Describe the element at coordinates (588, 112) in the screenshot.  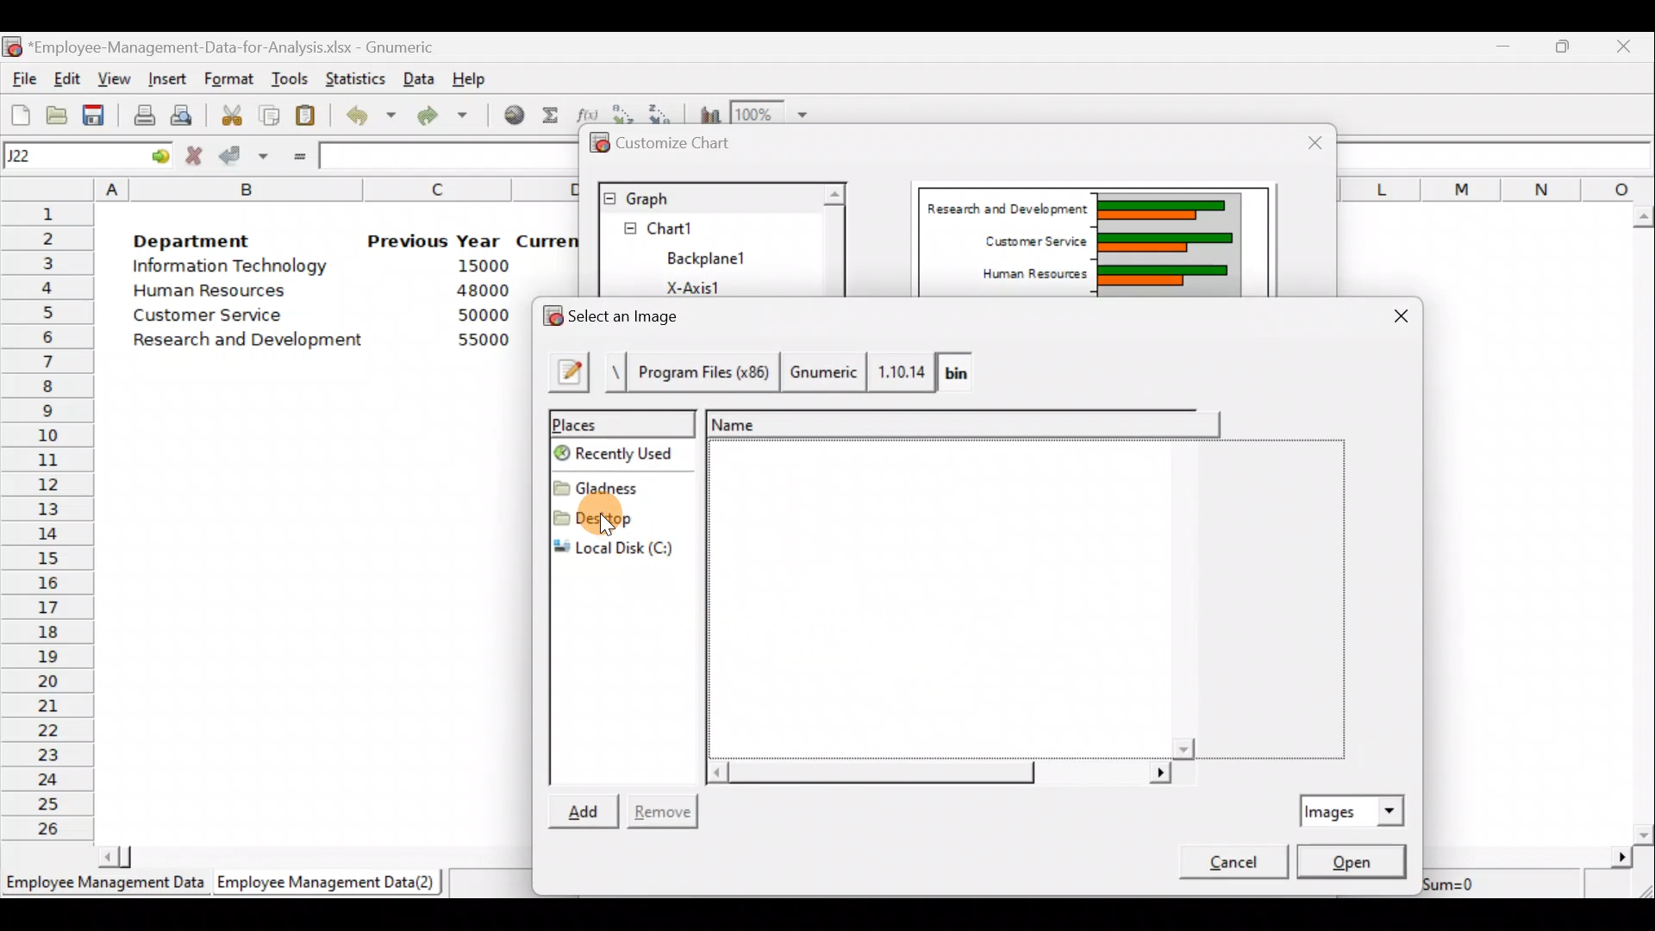
I see `Edit a function in the current cell` at that location.